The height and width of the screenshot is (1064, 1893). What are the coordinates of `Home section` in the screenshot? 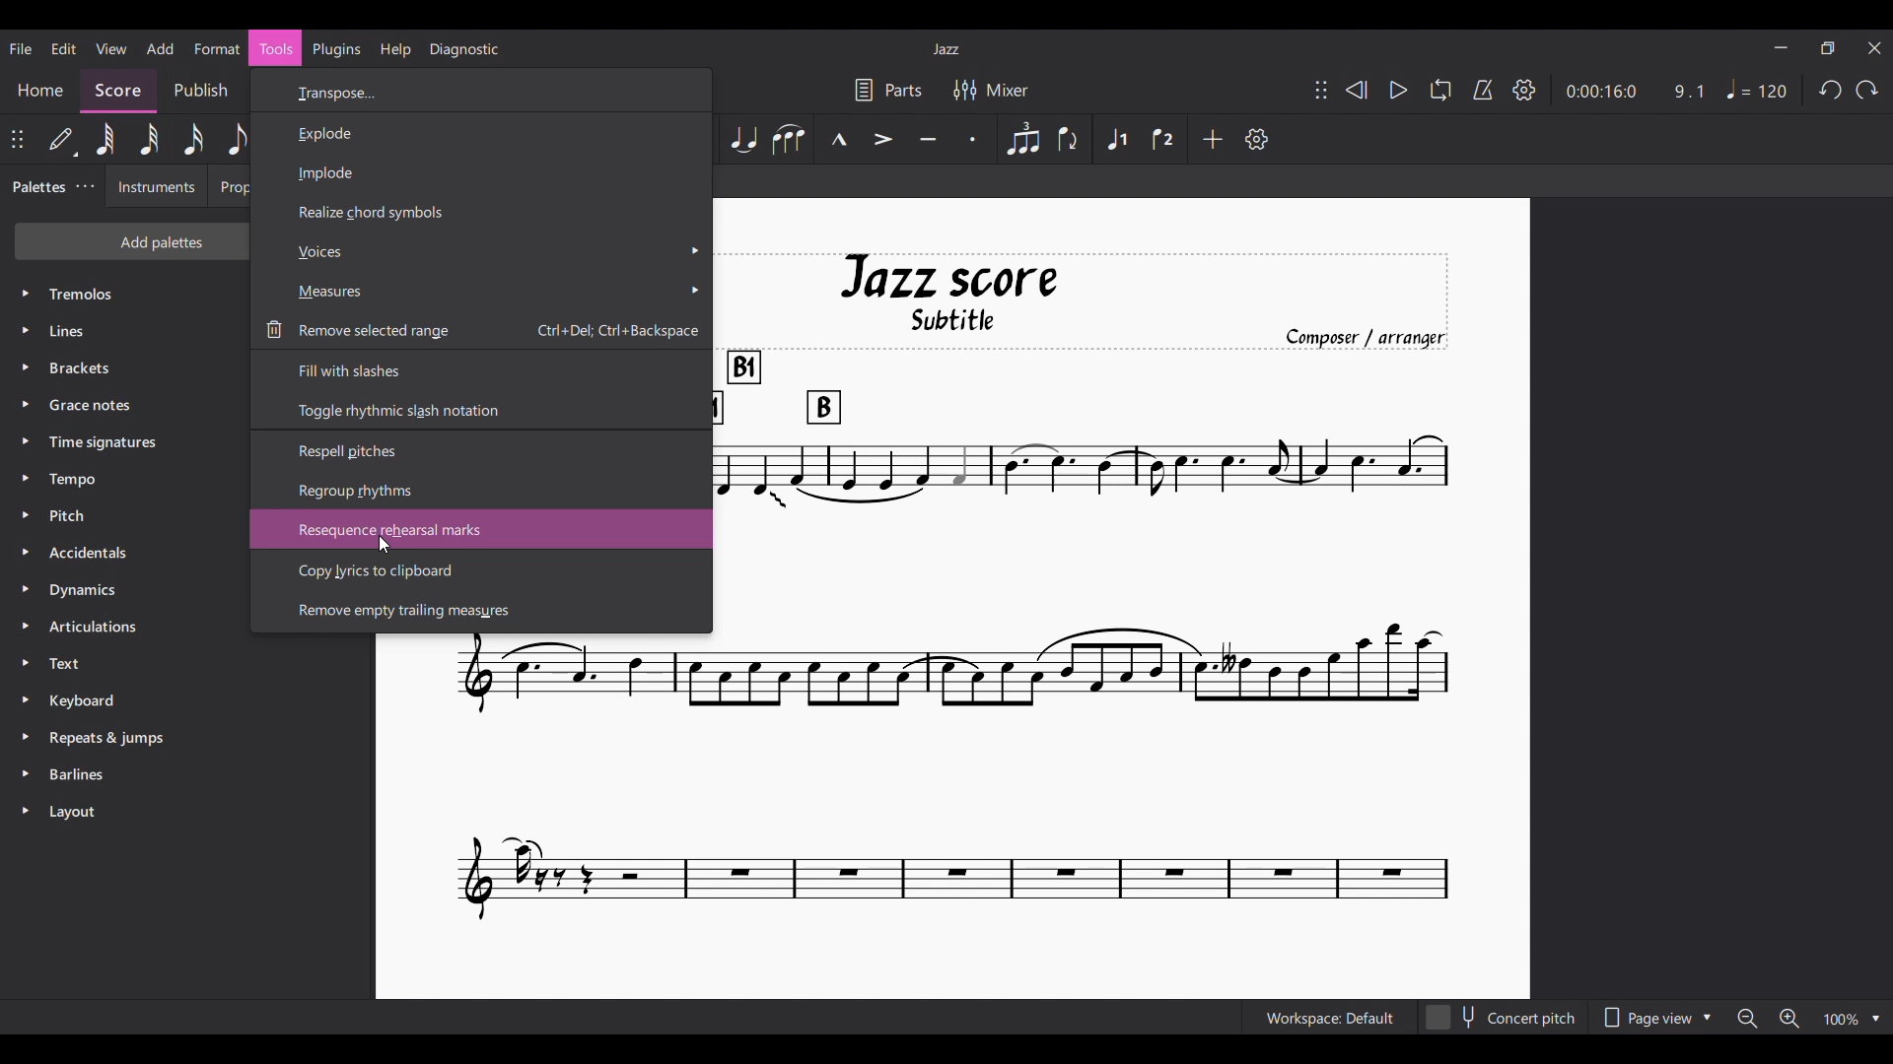 It's located at (40, 92).